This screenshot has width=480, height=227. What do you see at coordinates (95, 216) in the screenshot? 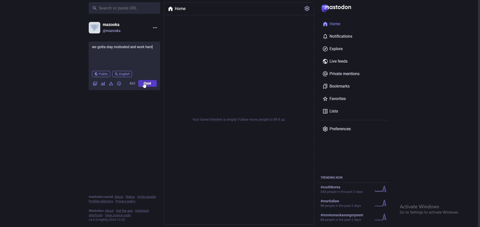
I see `shortcuts` at bounding box center [95, 216].